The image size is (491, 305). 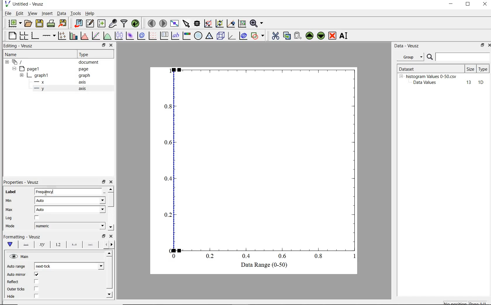 I want to click on vertical scrollbar, so click(x=109, y=273).